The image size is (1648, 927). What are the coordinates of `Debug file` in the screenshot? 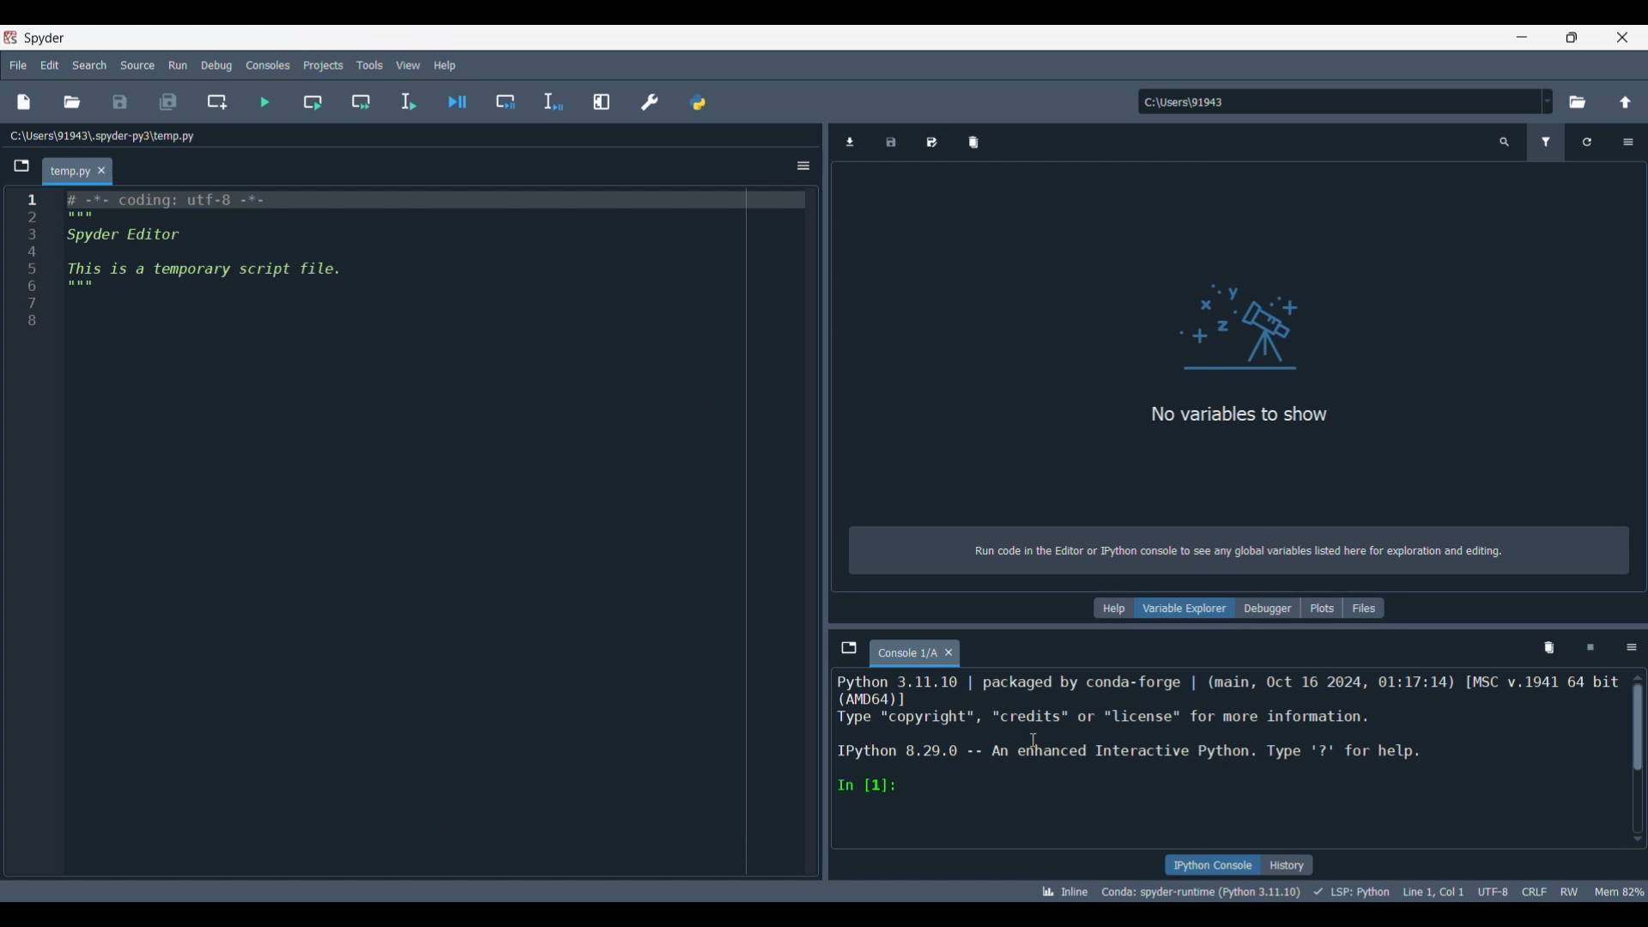 It's located at (457, 101).